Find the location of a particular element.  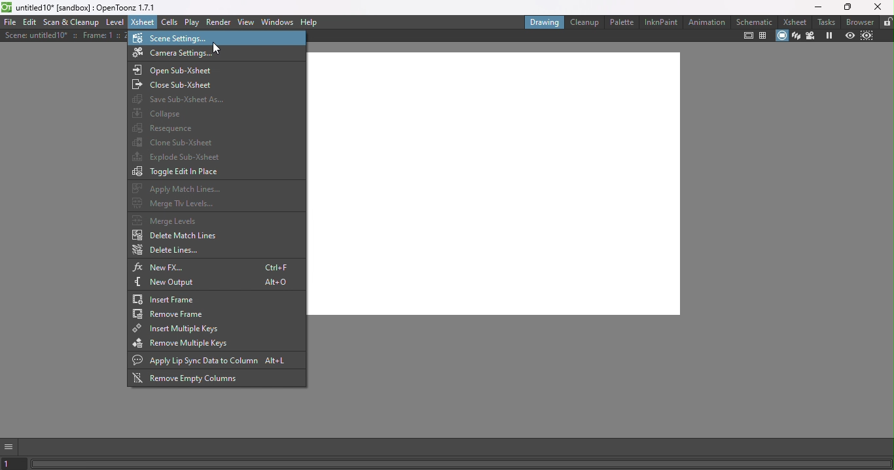

Close Sub-Xsheet is located at coordinates (175, 83).